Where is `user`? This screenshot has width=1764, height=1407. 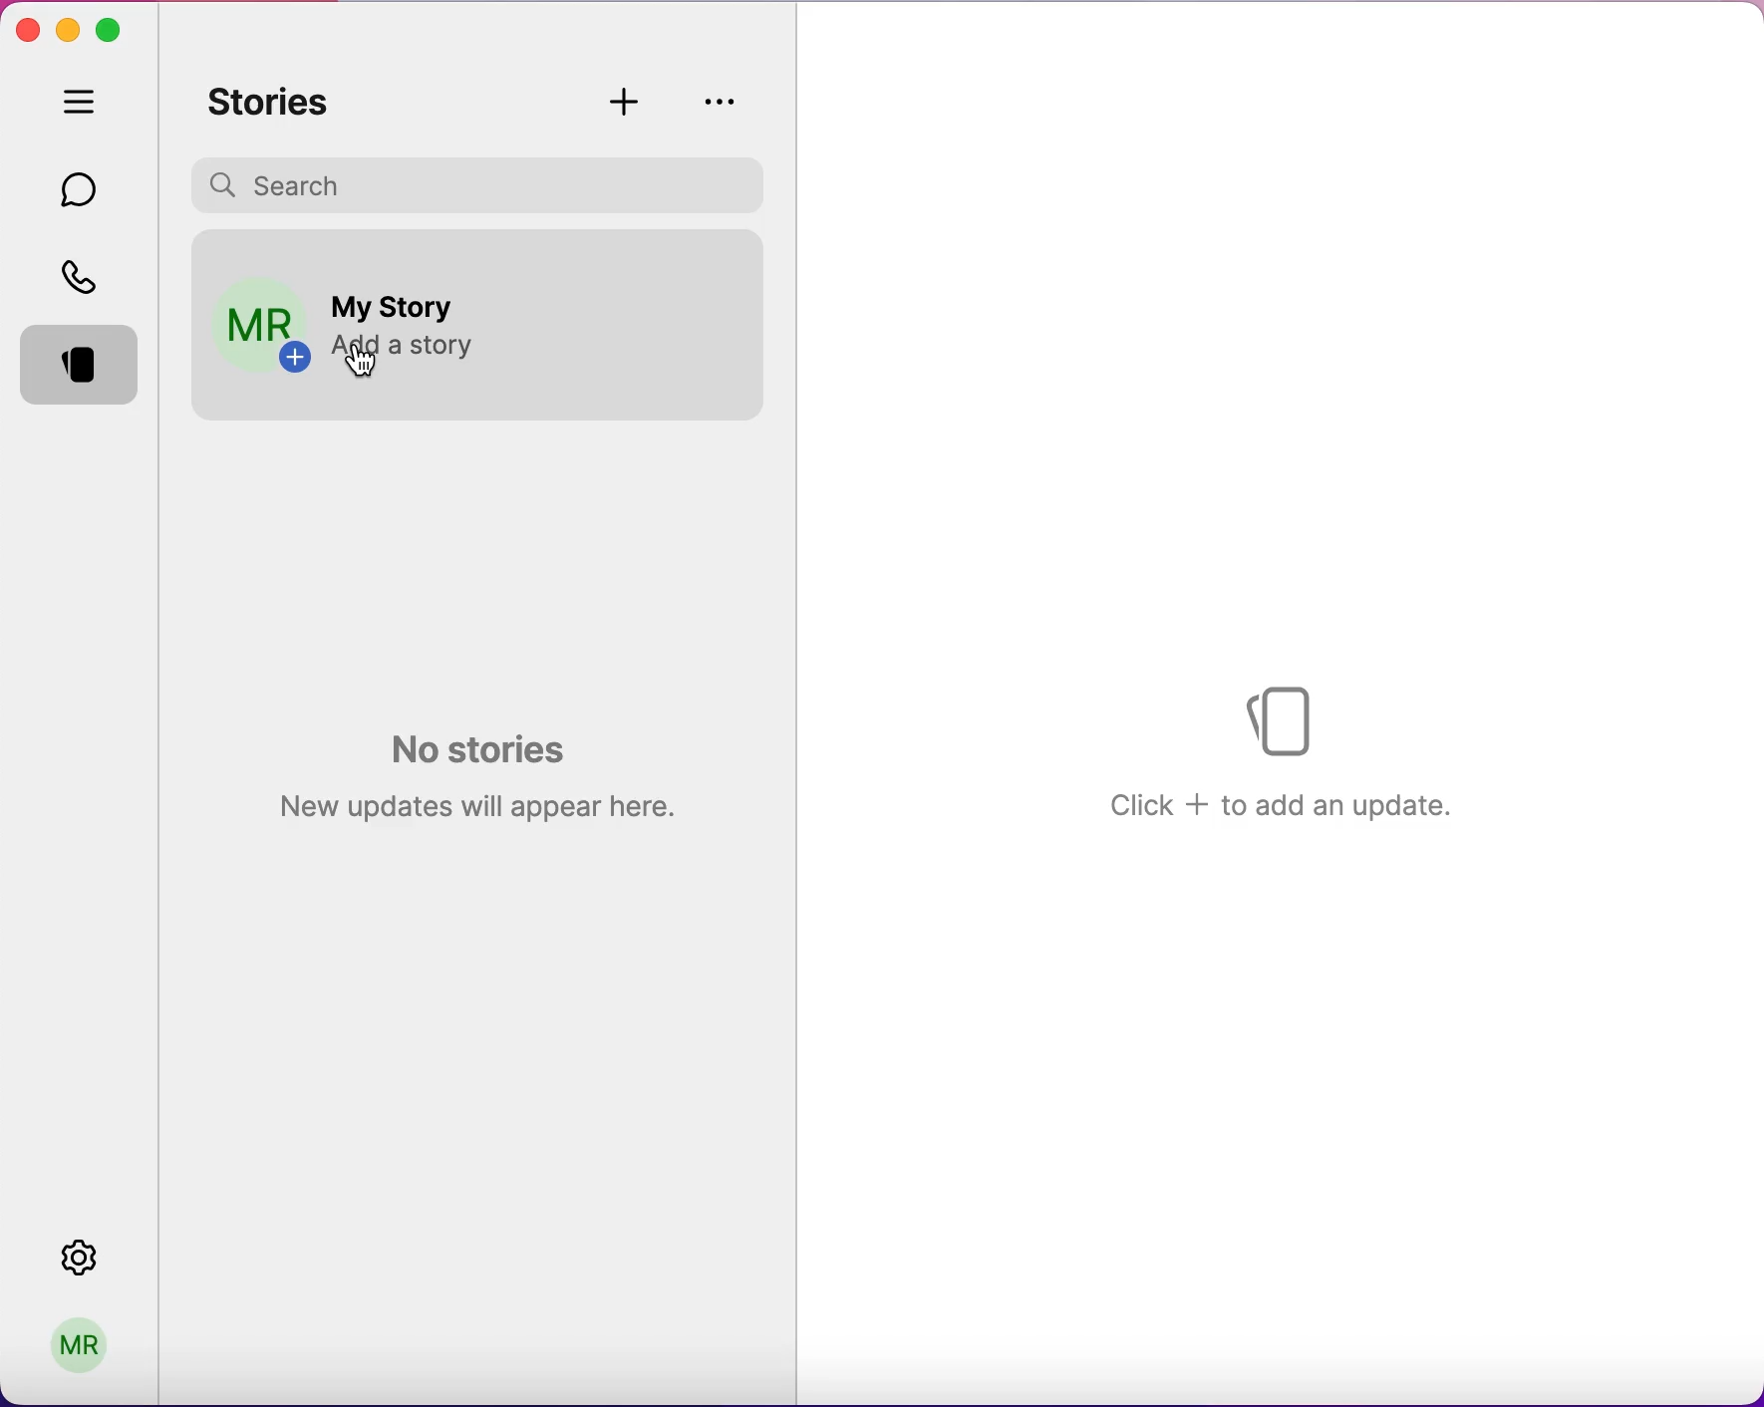 user is located at coordinates (87, 1341).